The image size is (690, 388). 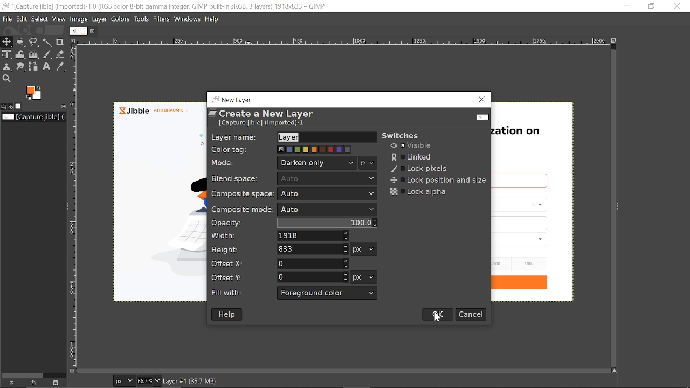 I want to click on offset , so click(x=230, y=262).